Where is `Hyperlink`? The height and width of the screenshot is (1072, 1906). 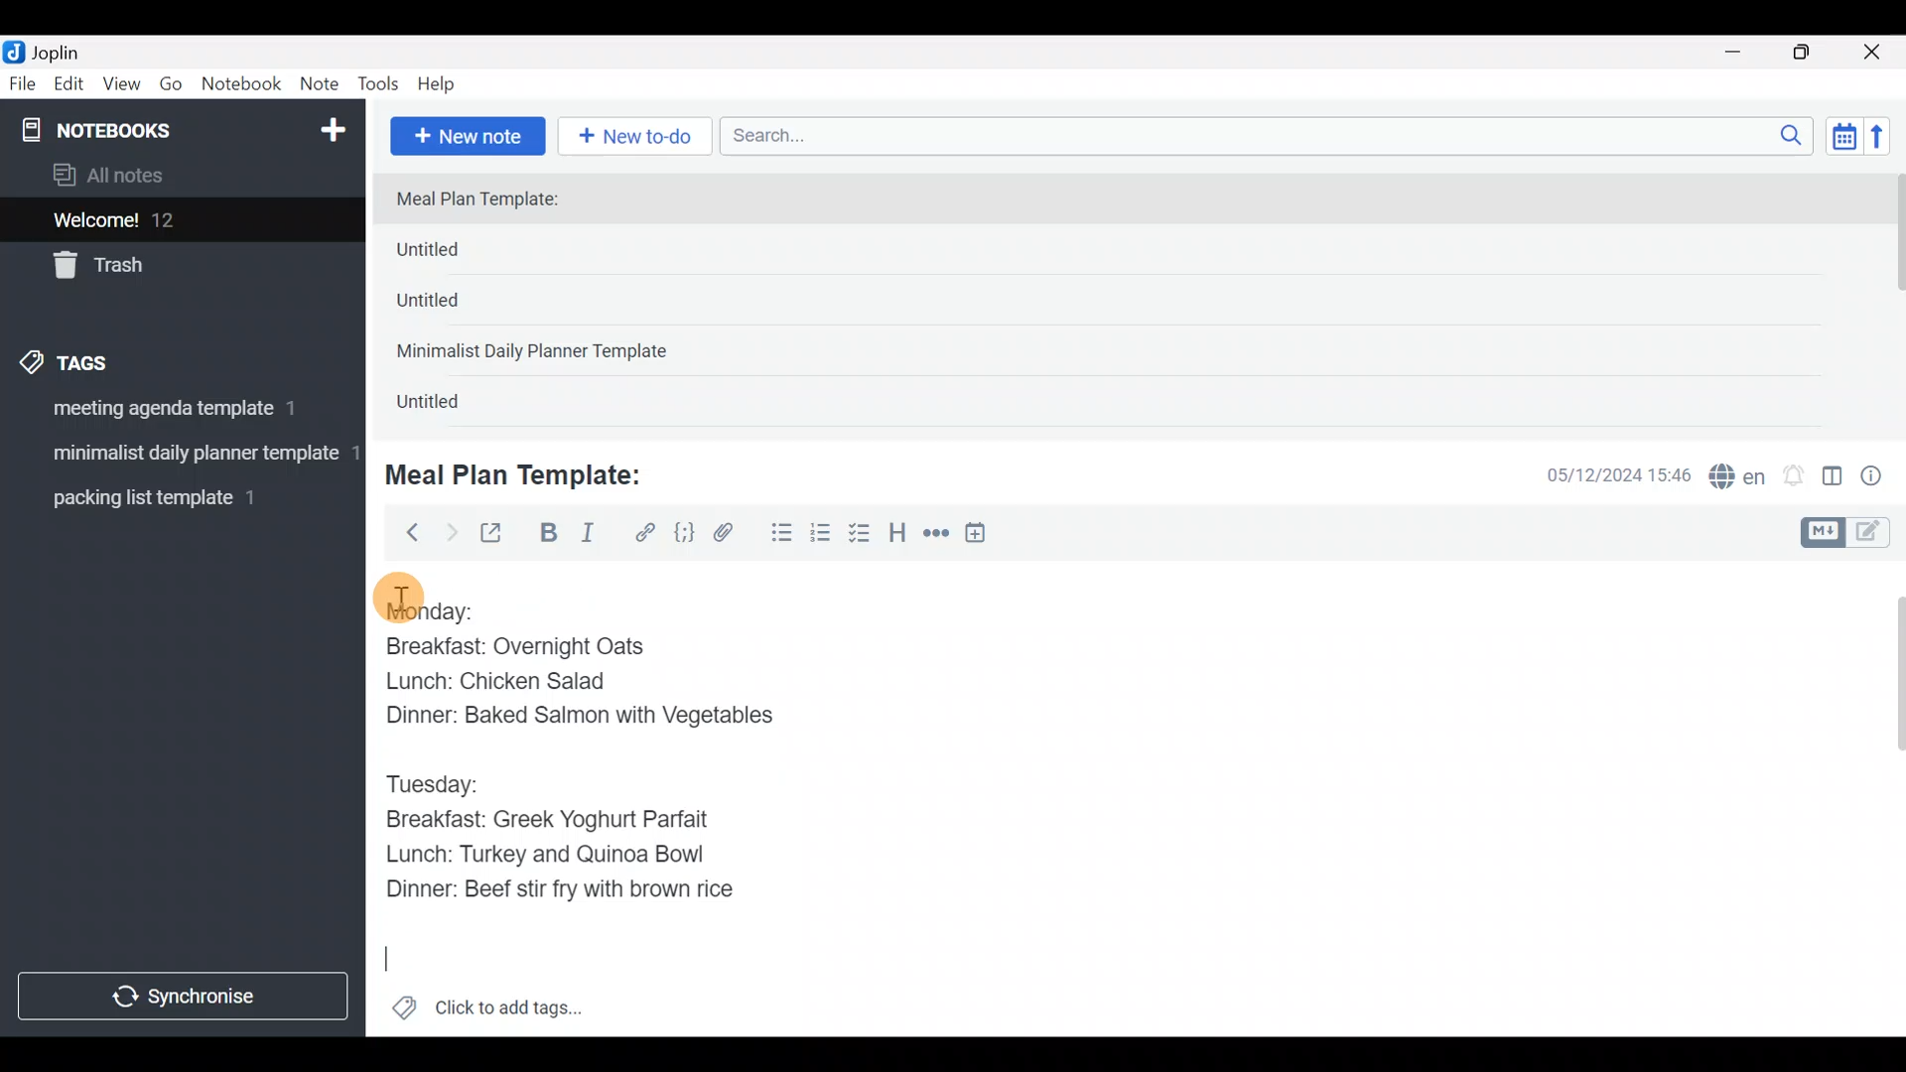 Hyperlink is located at coordinates (645, 533).